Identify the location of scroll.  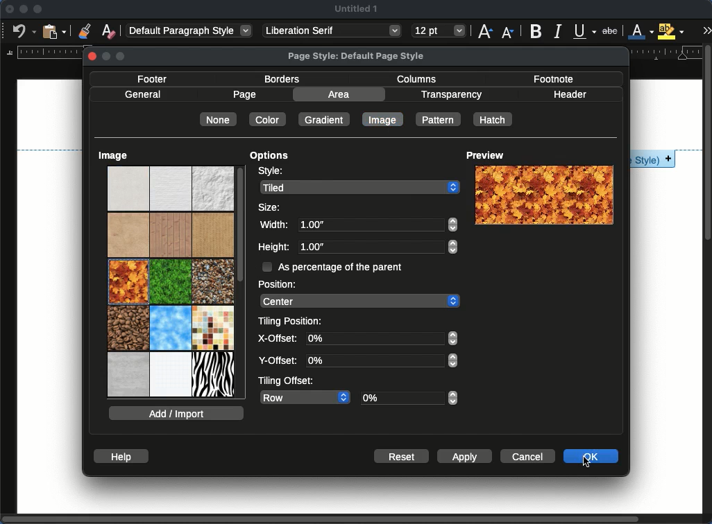
(240, 279).